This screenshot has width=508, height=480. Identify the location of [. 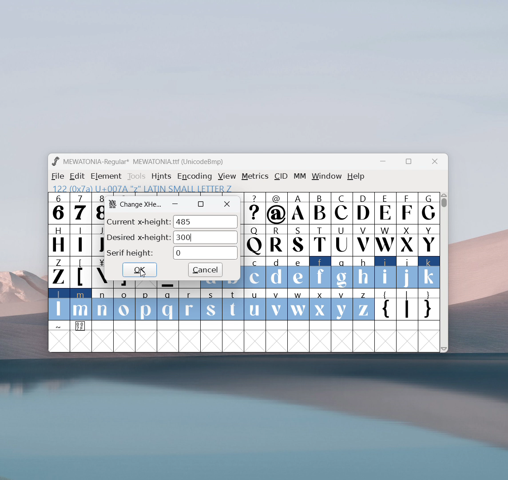
(81, 272).